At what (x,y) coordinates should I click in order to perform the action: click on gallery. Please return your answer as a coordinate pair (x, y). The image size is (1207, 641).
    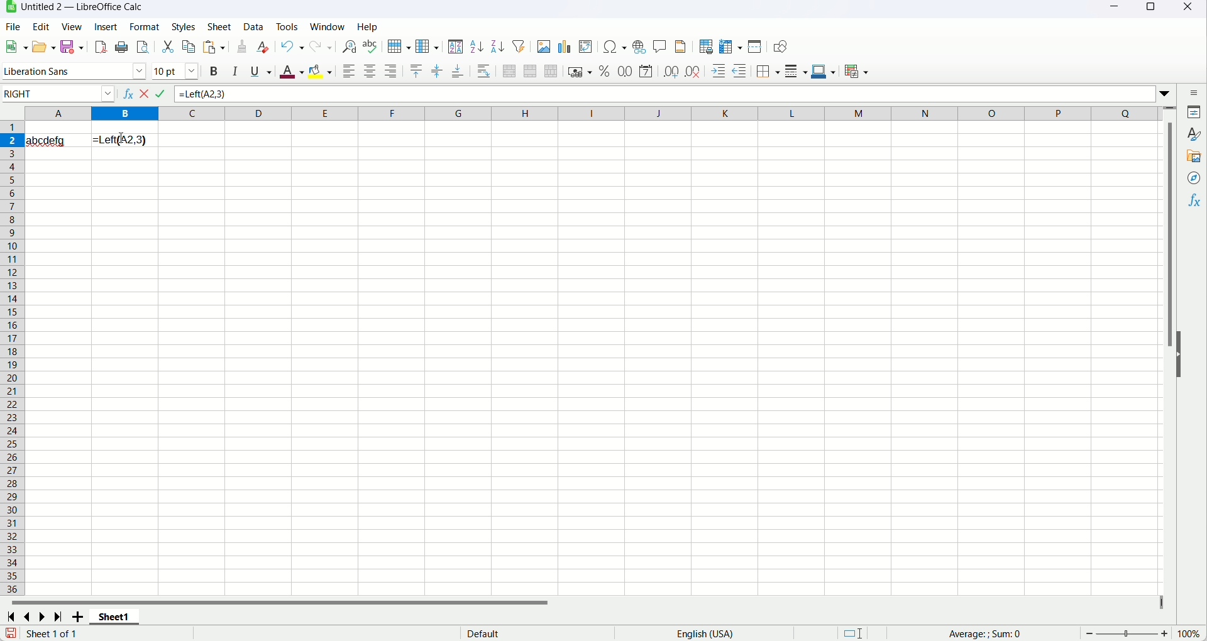
    Looking at the image, I should click on (1194, 157).